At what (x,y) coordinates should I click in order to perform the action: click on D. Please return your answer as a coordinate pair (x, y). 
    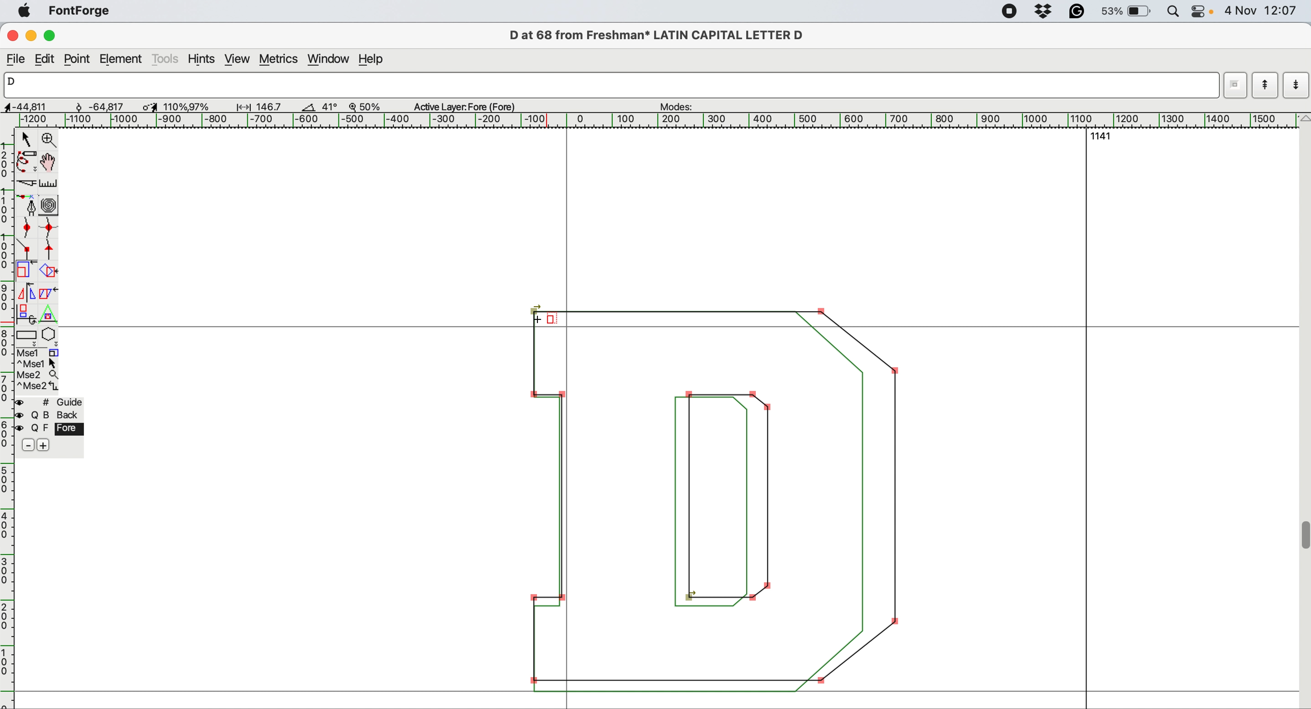
    Looking at the image, I should click on (604, 85).